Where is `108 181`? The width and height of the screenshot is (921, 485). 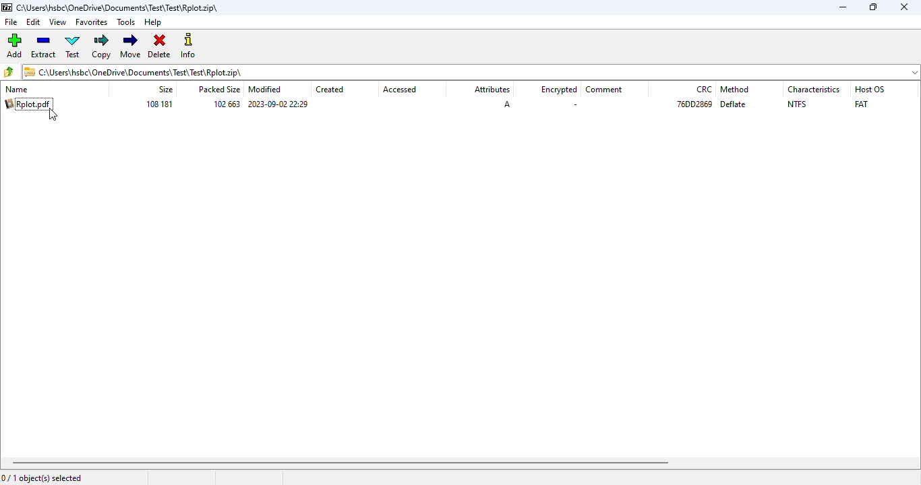
108 181 is located at coordinates (159, 104).